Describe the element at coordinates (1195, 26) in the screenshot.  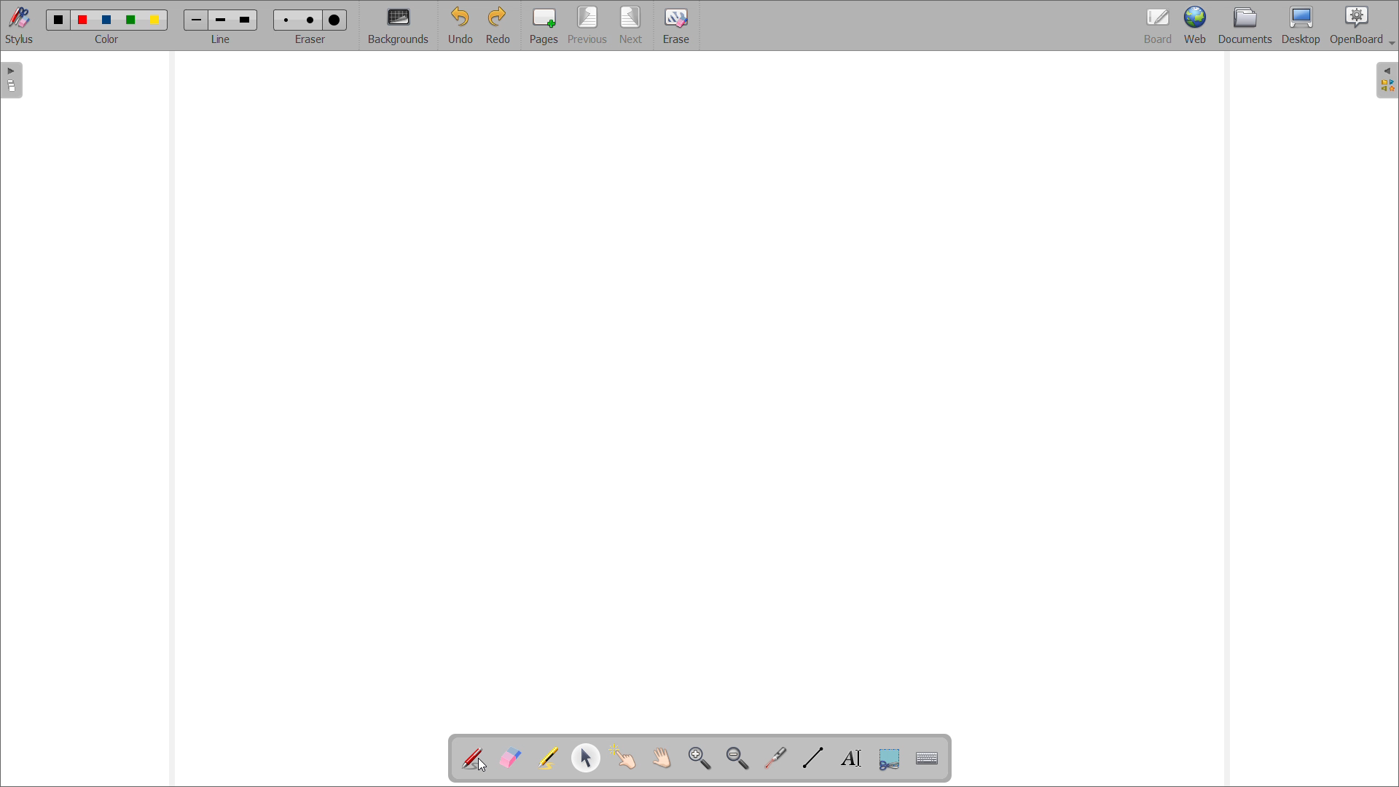
I see `web` at that location.